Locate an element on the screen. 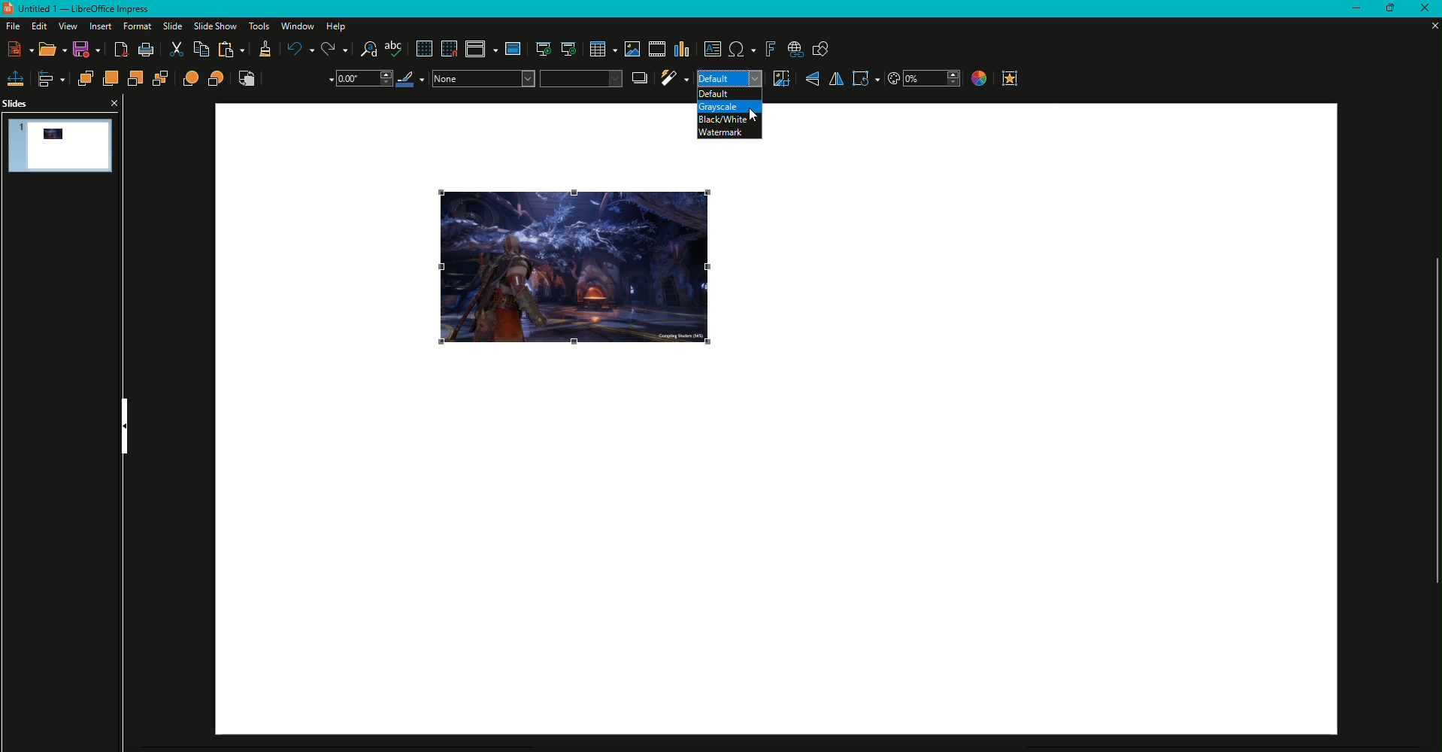 This screenshot has height=752, width=1442. Insert Audio Video is located at coordinates (656, 50).